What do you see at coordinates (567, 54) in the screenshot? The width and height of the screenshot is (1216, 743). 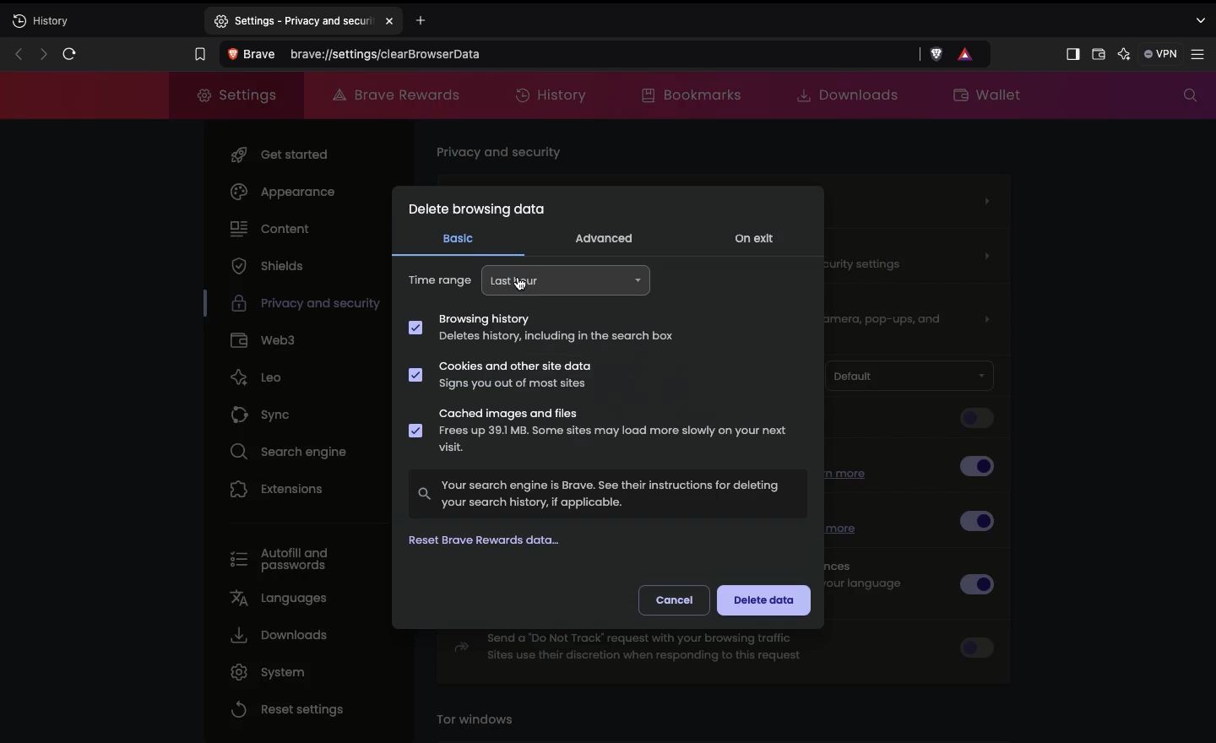 I see `Search Brave` at bounding box center [567, 54].